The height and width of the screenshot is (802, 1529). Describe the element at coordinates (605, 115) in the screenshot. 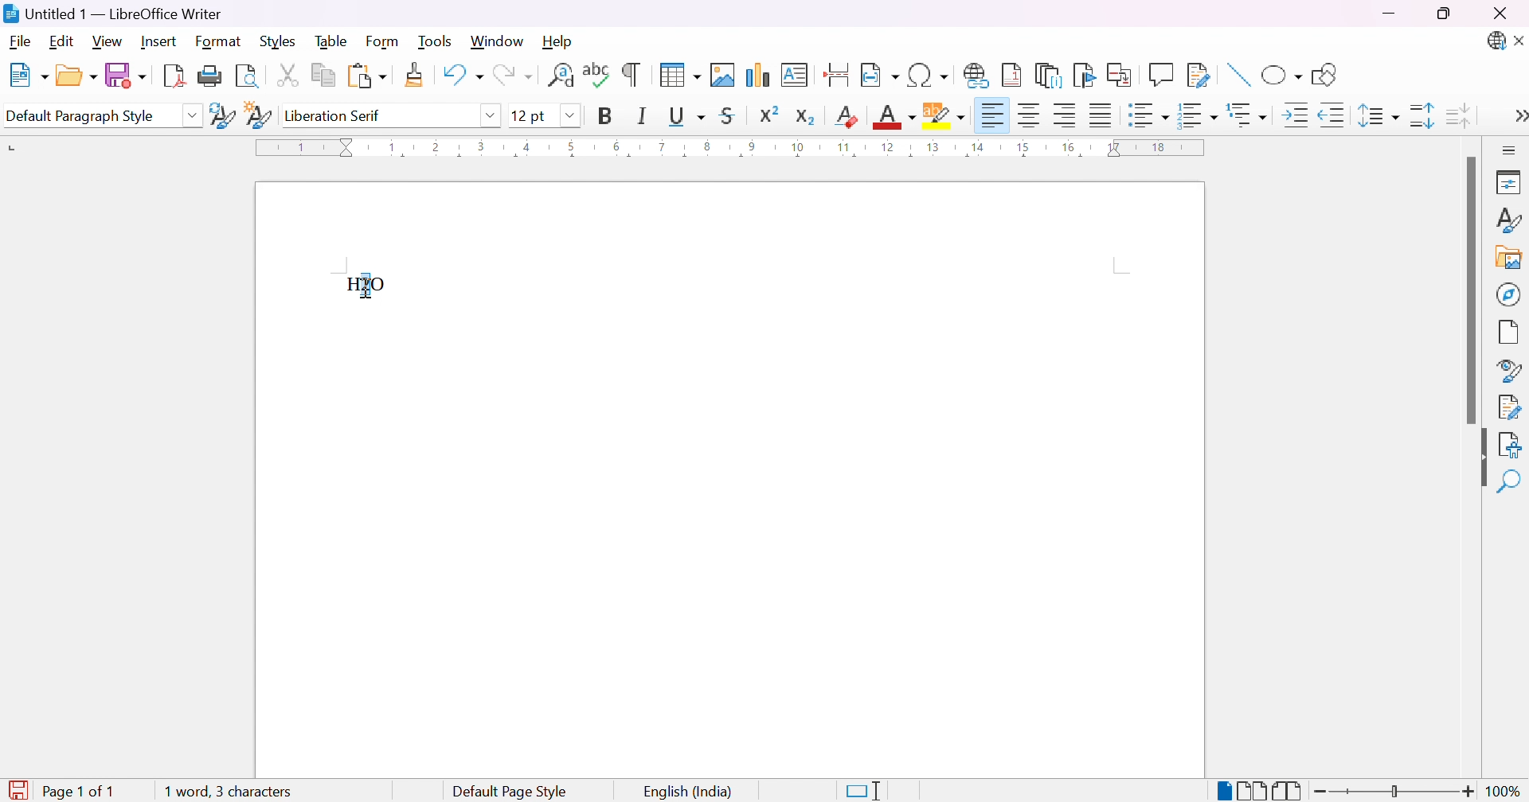

I see `Bold` at that location.